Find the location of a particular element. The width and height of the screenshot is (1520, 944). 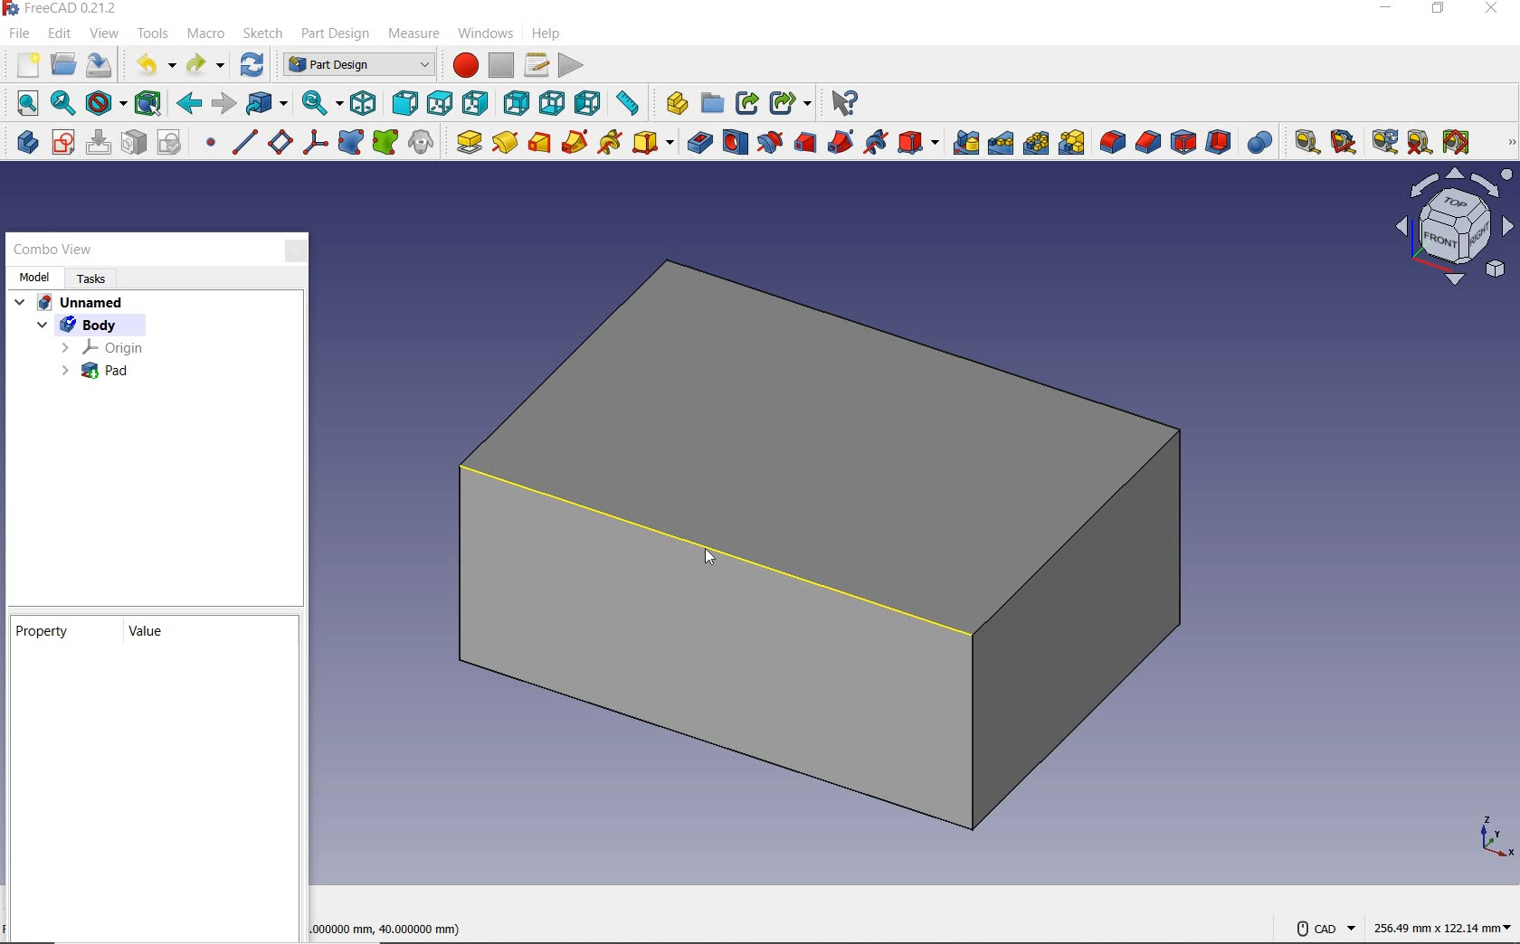

create multitransform is located at coordinates (1070, 144).